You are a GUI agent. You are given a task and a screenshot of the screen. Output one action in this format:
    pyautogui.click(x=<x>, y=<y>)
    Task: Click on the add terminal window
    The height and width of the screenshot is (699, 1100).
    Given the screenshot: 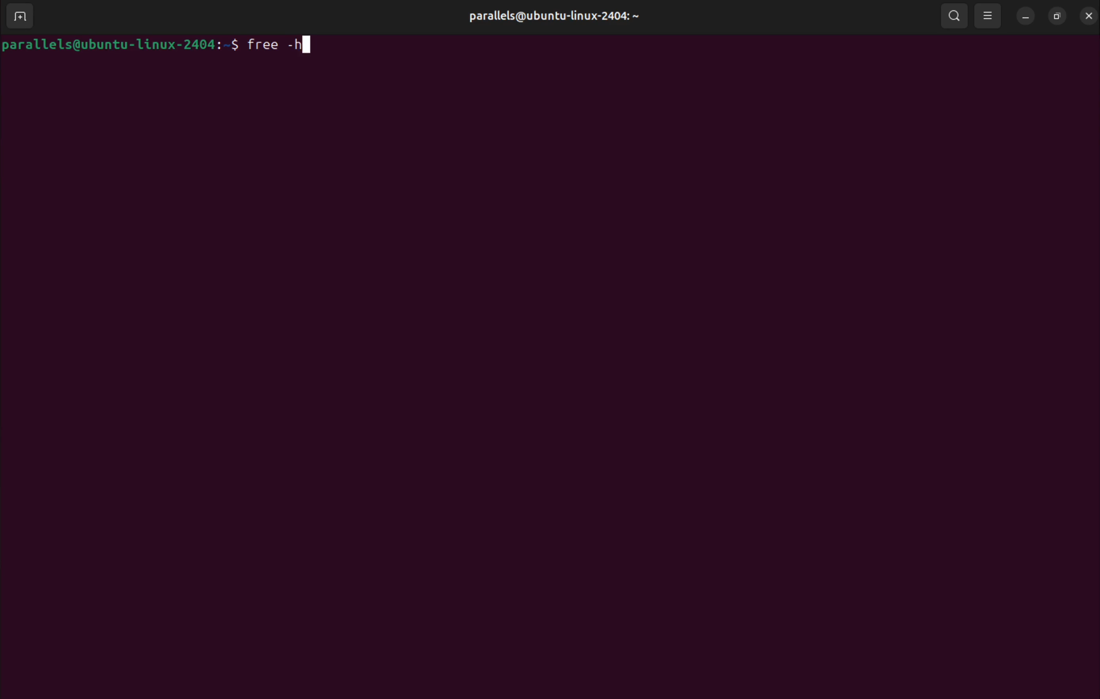 What is the action you would take?
    pyautogui.click(x=17, y=17)
    